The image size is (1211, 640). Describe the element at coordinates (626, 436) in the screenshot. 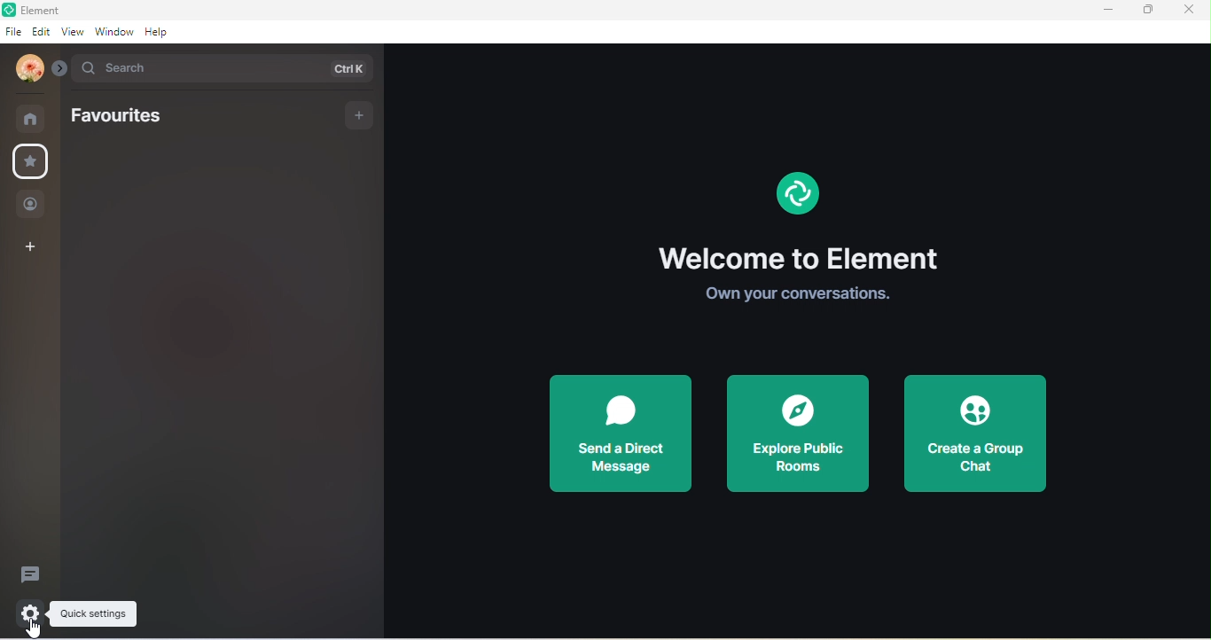

I see `send a direct message` at that location.